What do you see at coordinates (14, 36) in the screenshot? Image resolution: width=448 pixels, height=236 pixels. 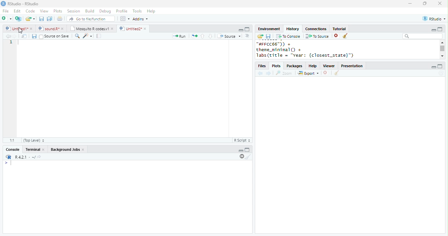 I see `forward` at bounding box center [14, 36].